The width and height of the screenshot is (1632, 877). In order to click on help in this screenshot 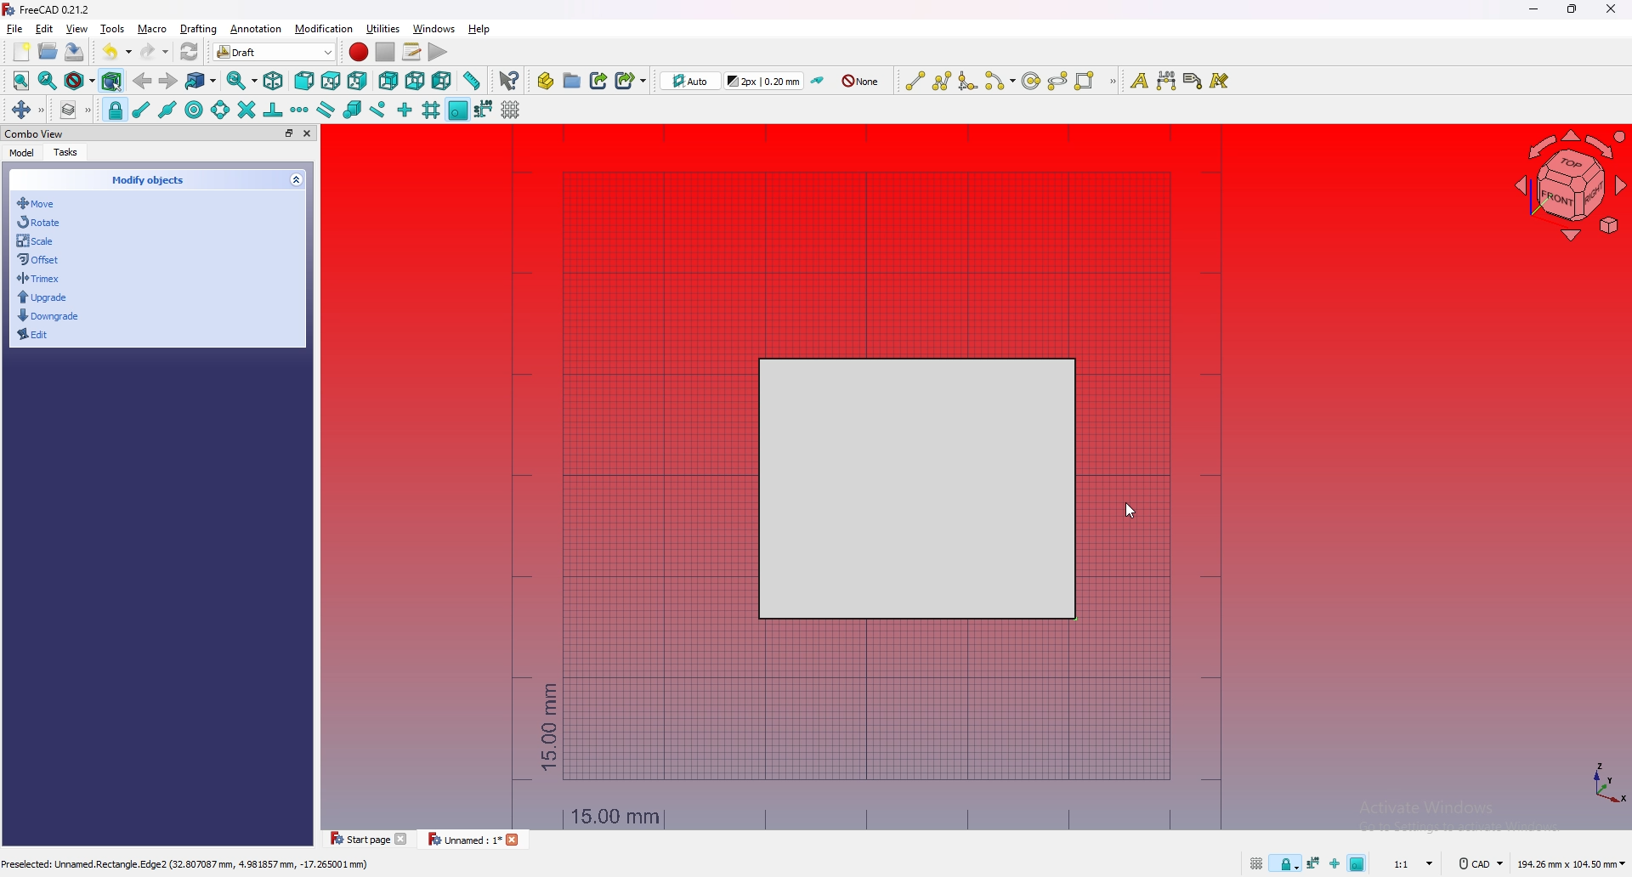, I will do `click(479, 29)`.